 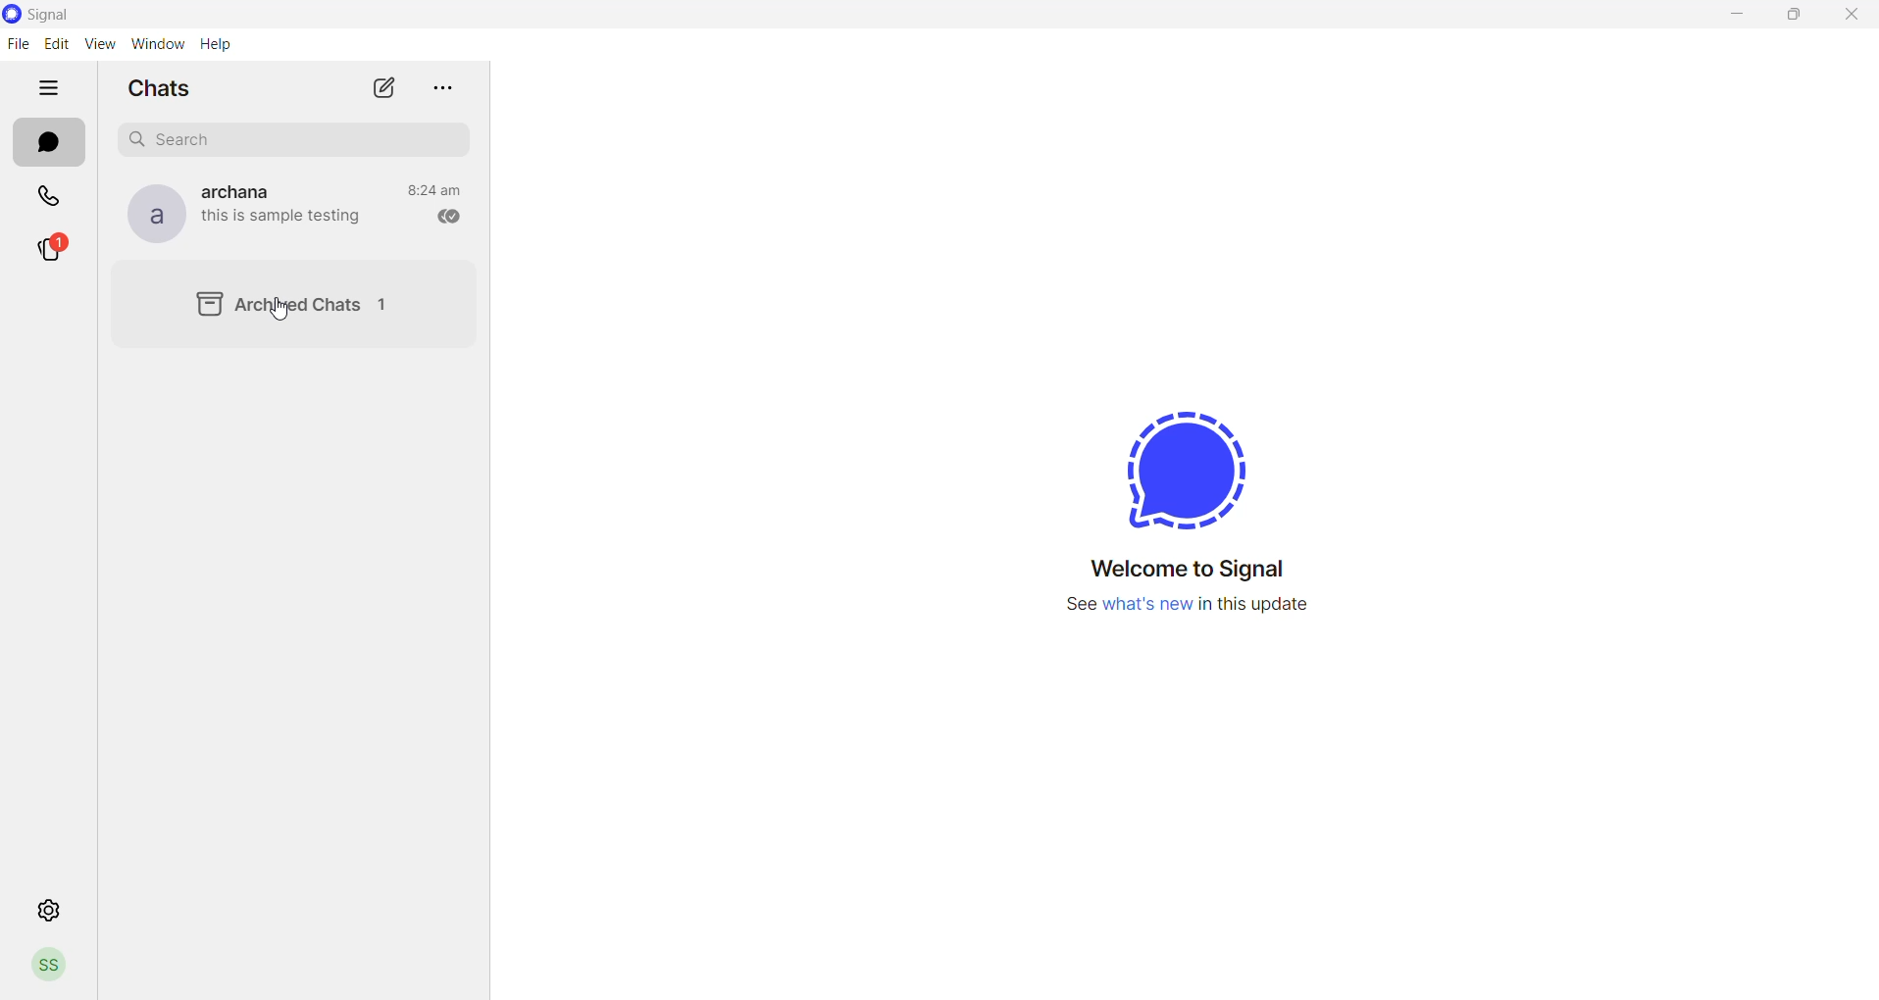 What do you see at coordinates (241, 190) in the screenshot?
I see `contact name` at bounding box center [241, 190].